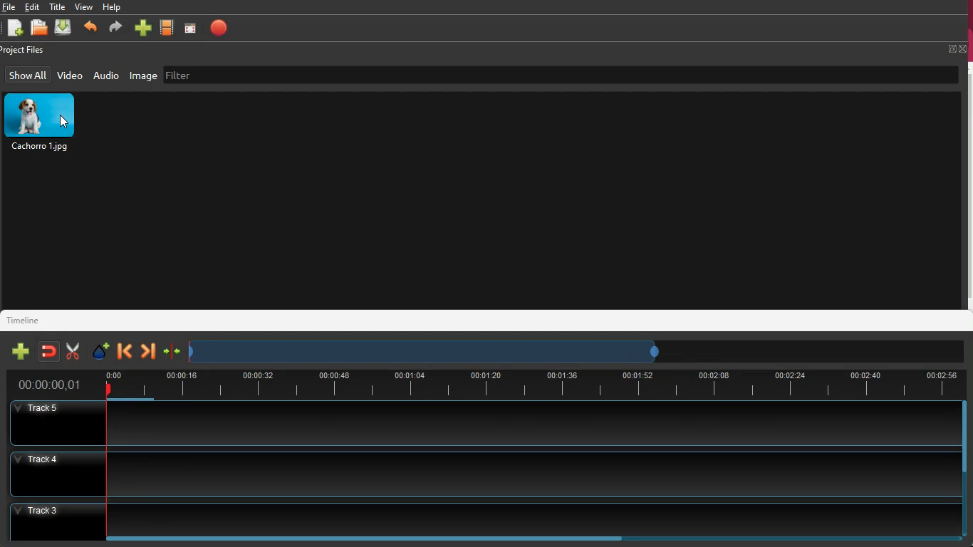 The width and height of the screenshot is (973, 547). Describe the element at coordinates (144, 75) in the screenshot. I see `image` at that location.